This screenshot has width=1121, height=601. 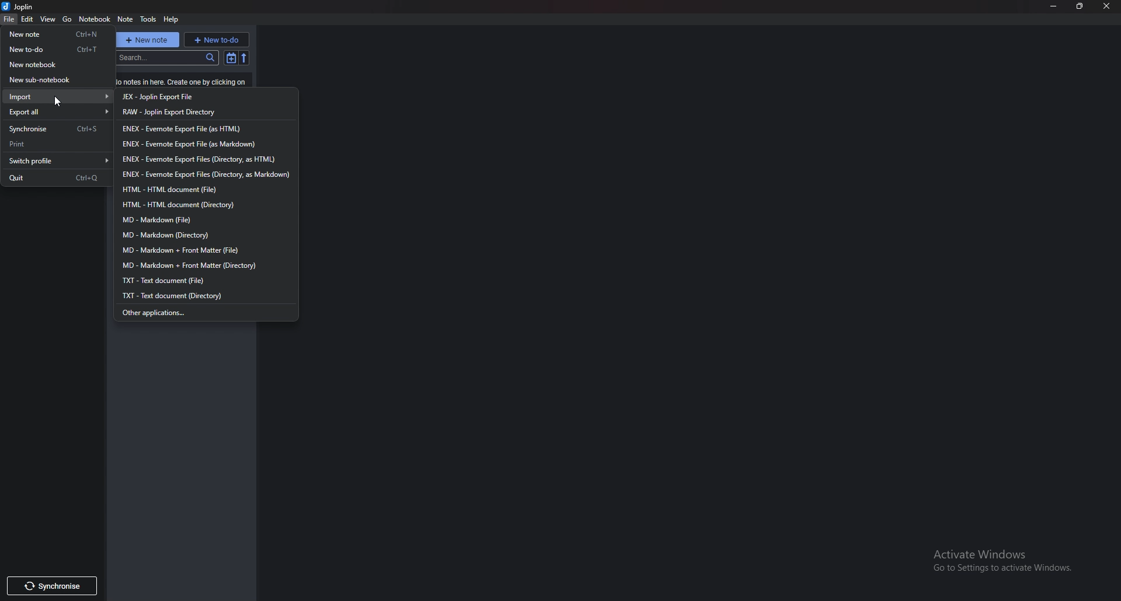 I want to click on New note, so click(x=148, y=40).